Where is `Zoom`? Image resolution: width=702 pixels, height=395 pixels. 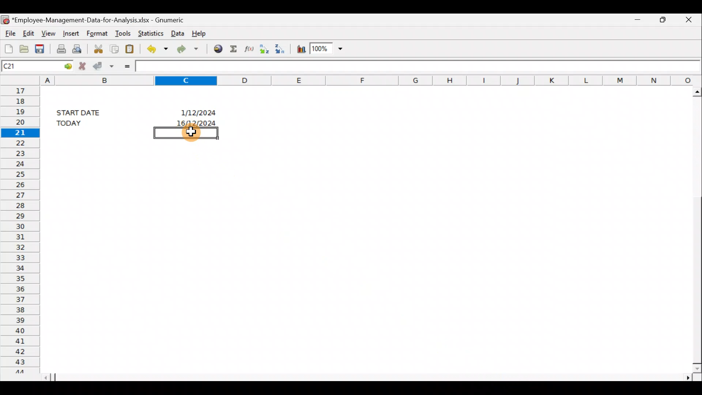
Zoom is located at coordinates (328, 49).